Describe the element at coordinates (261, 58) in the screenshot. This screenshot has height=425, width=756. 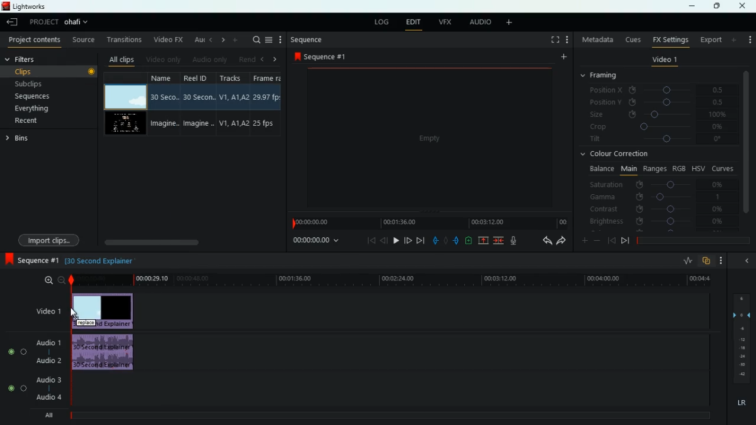
I see `left` at that location.